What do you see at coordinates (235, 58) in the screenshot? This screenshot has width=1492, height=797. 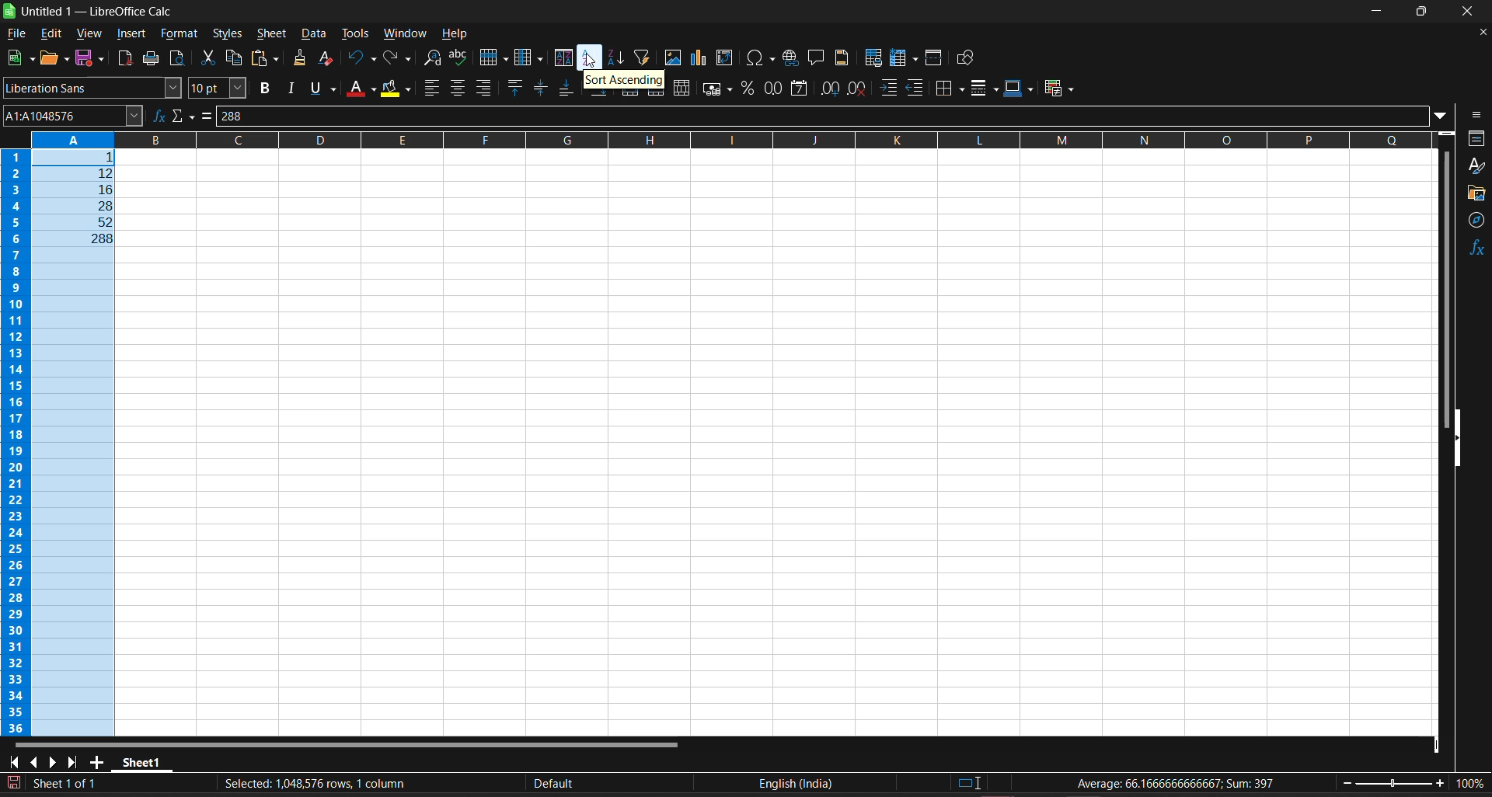 I see `copy` at bounding box center [235, 58].